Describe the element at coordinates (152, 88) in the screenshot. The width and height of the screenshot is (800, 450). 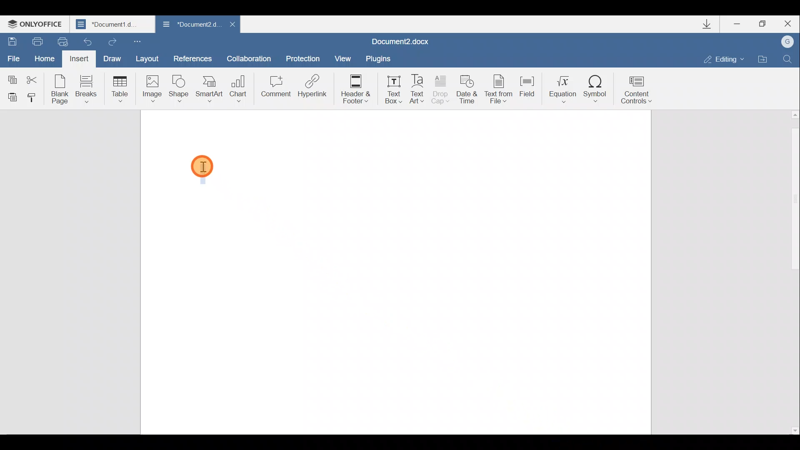
I see `Image` at that location.